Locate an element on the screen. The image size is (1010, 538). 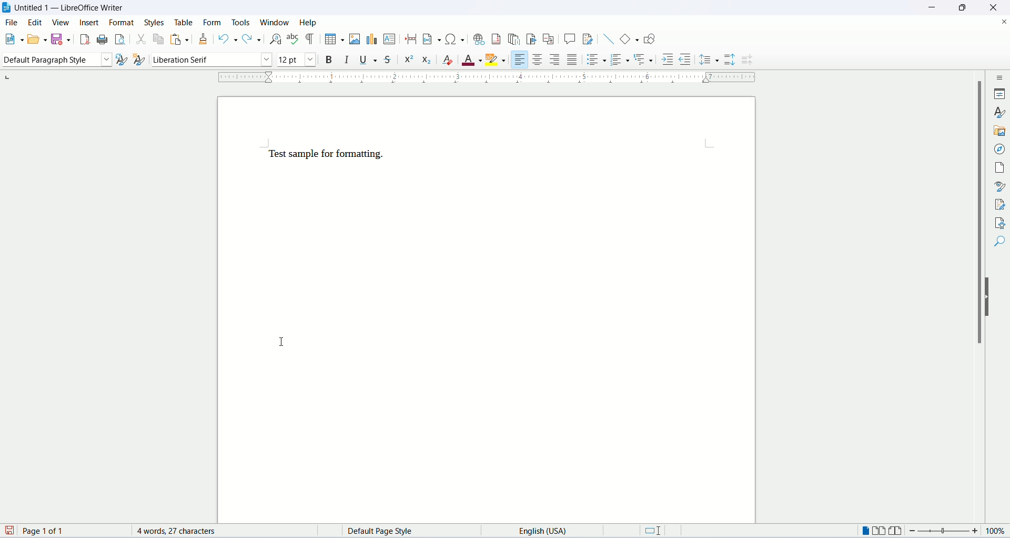
hide is located at coordinates (989, 298).